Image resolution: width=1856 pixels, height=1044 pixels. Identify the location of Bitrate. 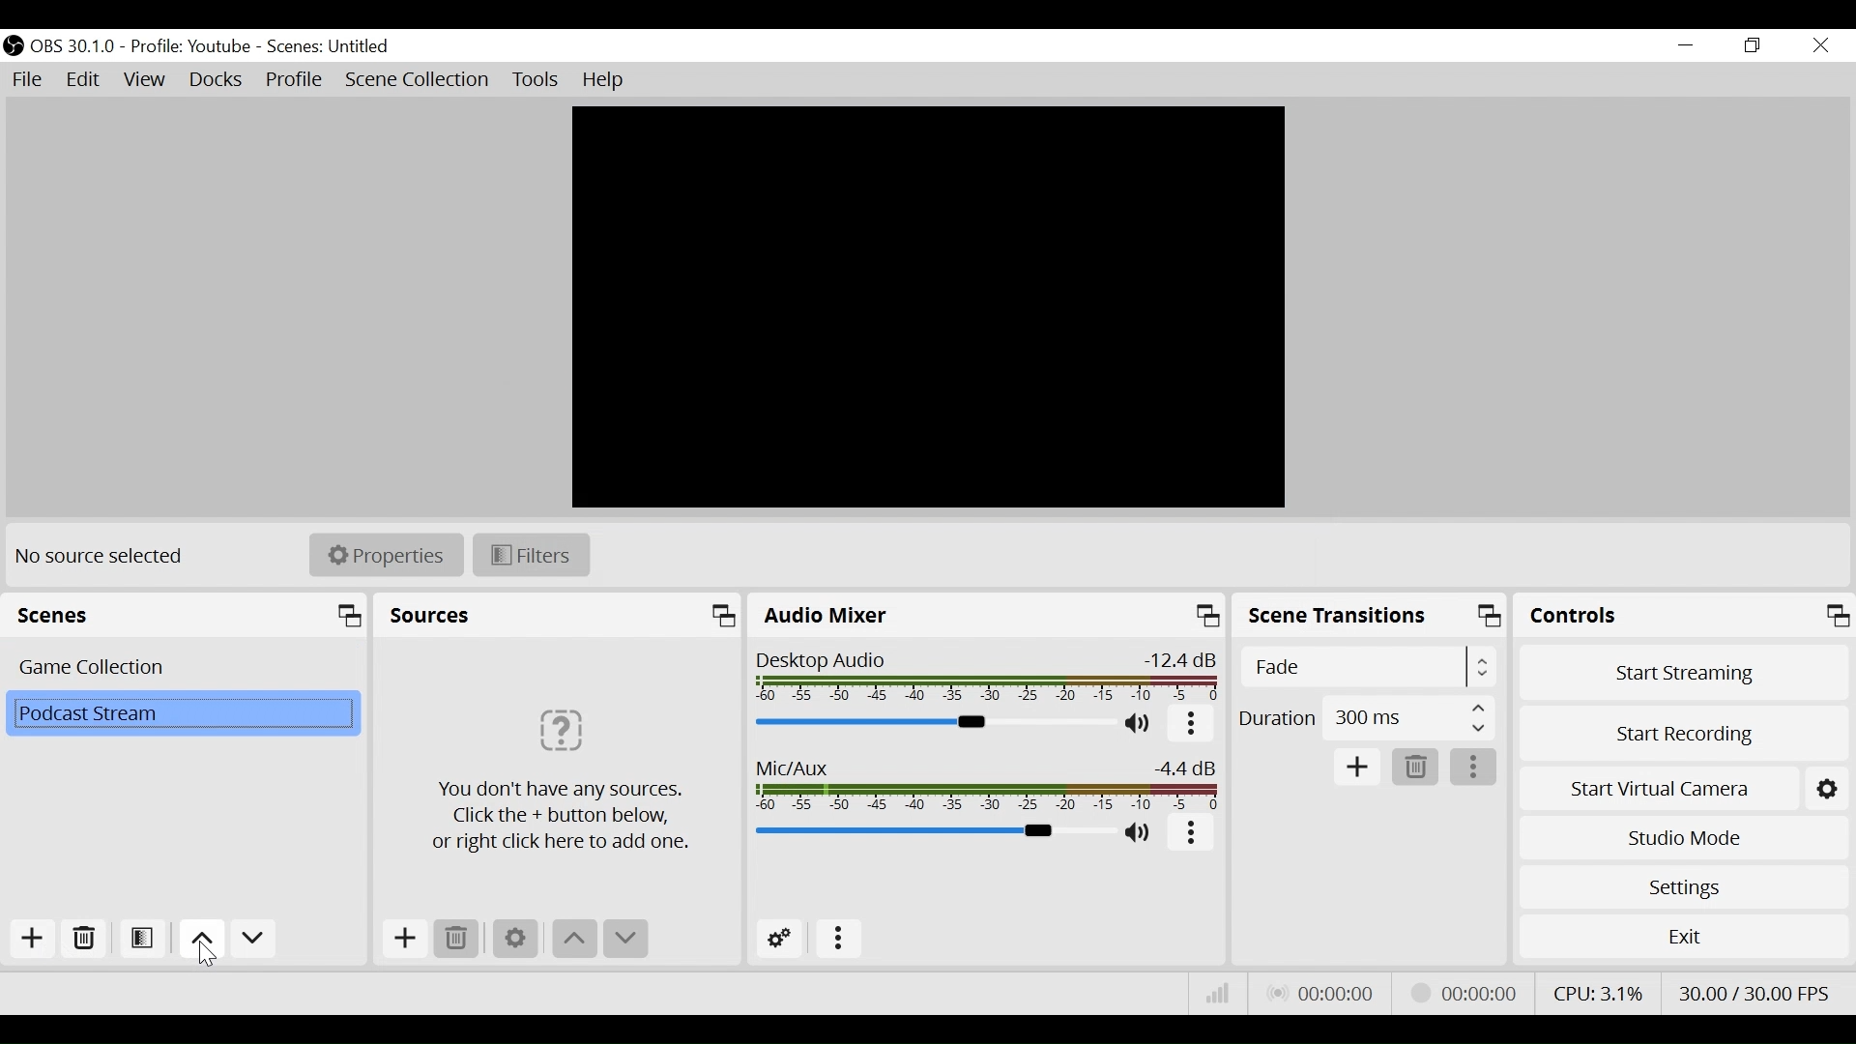
(1216, 992).